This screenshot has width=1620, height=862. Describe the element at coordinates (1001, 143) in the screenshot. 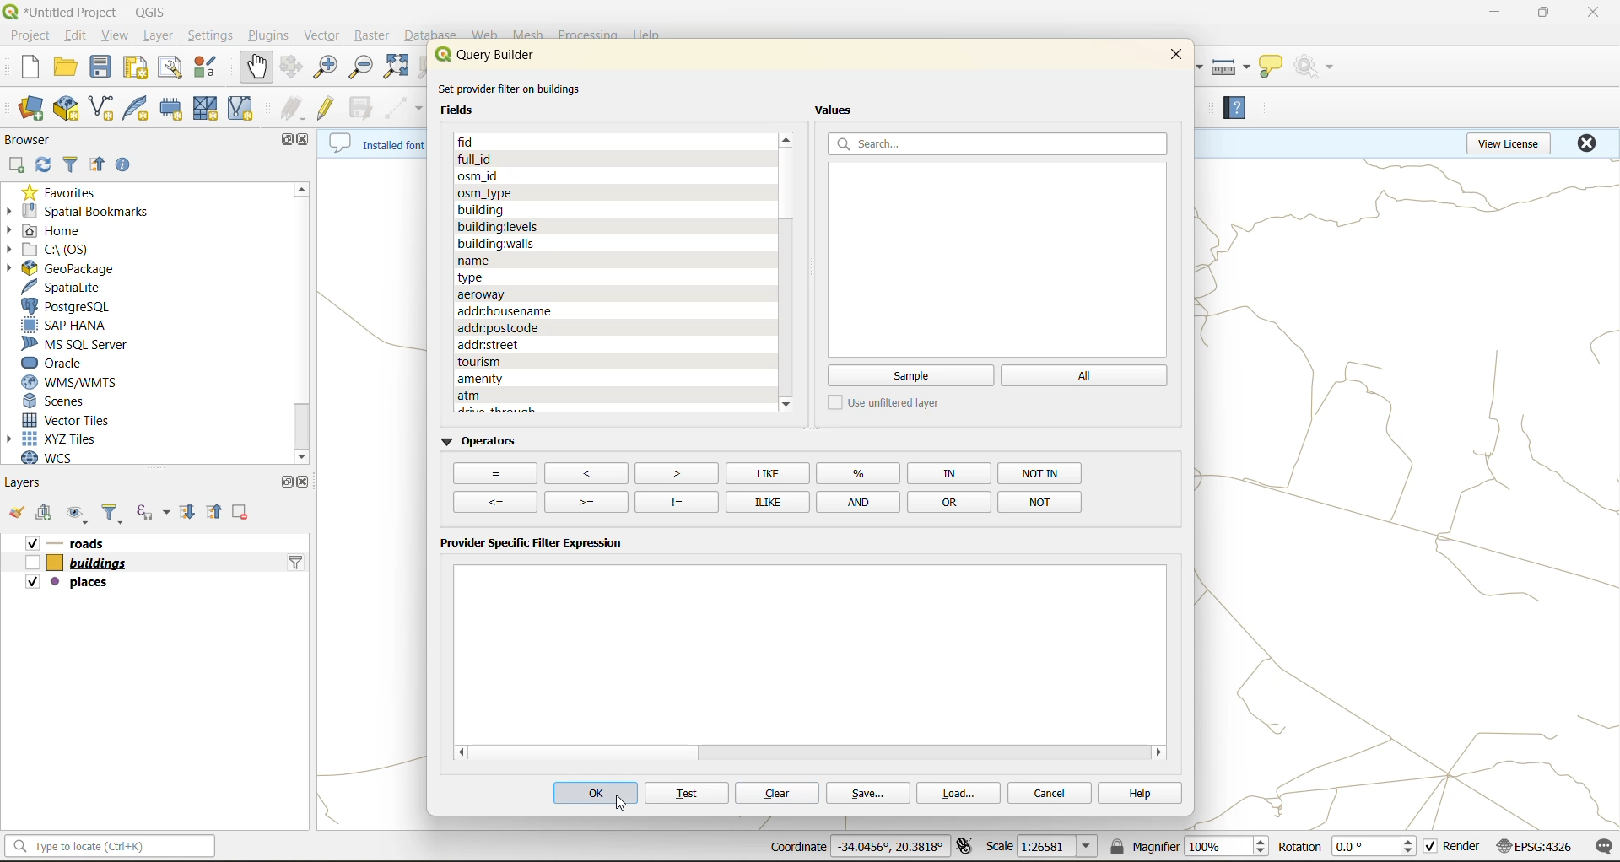

I see `search` at that location.